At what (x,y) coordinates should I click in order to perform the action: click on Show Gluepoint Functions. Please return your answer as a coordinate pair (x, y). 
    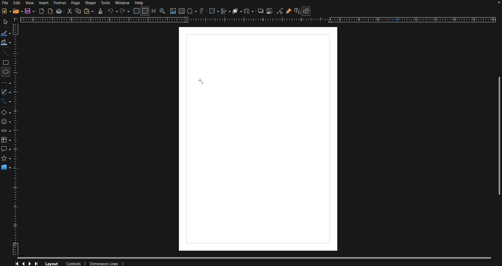
    Looking at the image, I should click on (289, 12).